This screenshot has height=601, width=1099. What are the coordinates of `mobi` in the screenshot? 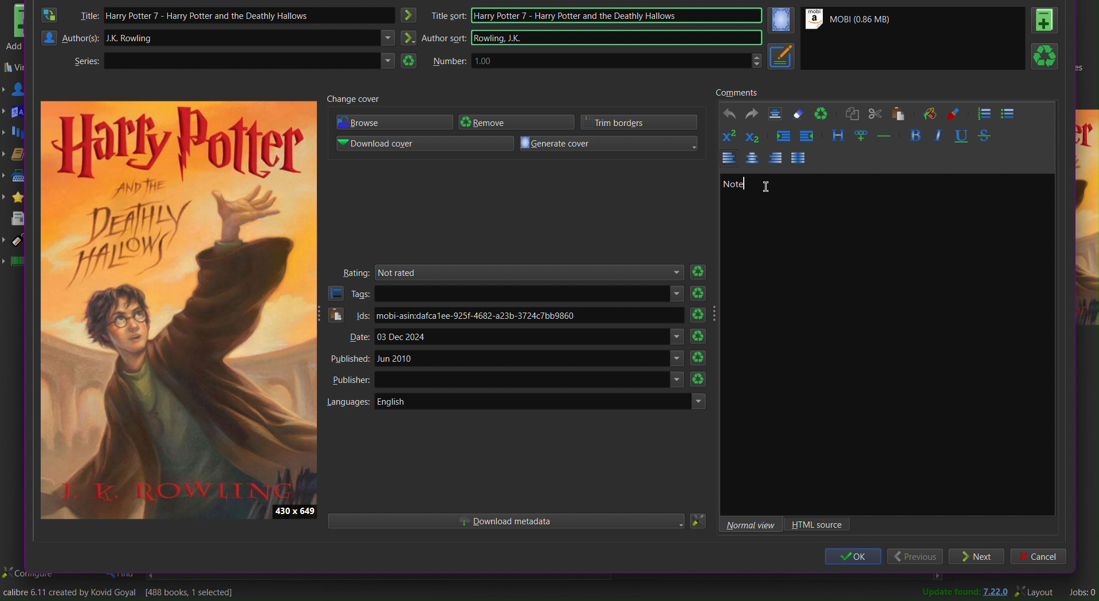 It's located at (529, 315).